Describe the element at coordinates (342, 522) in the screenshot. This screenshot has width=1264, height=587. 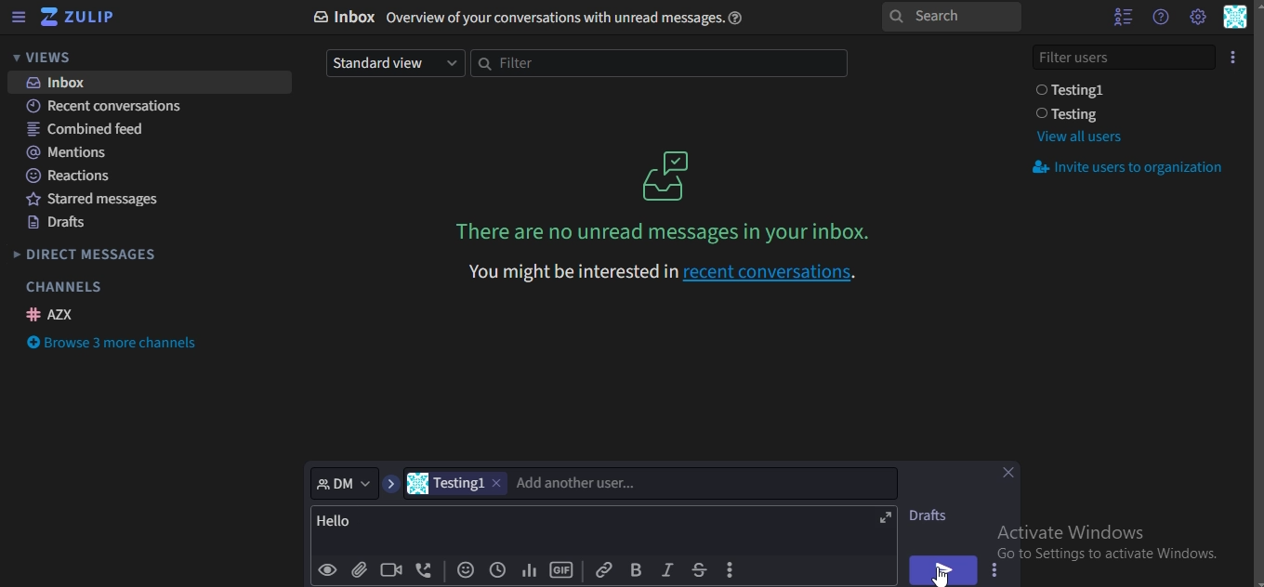
I see `hello` at that location.